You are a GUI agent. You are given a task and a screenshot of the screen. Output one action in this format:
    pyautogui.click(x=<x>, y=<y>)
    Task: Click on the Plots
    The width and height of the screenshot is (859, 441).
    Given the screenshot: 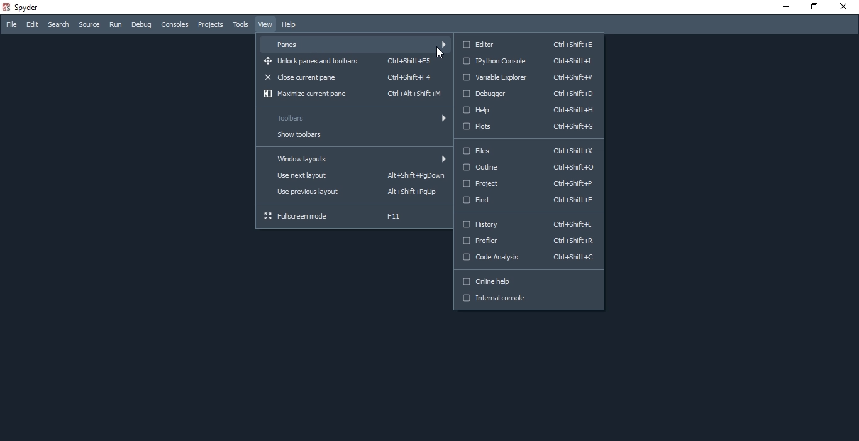 What is the action you would take?
    pyautogui.click(x=528, y=128)
    